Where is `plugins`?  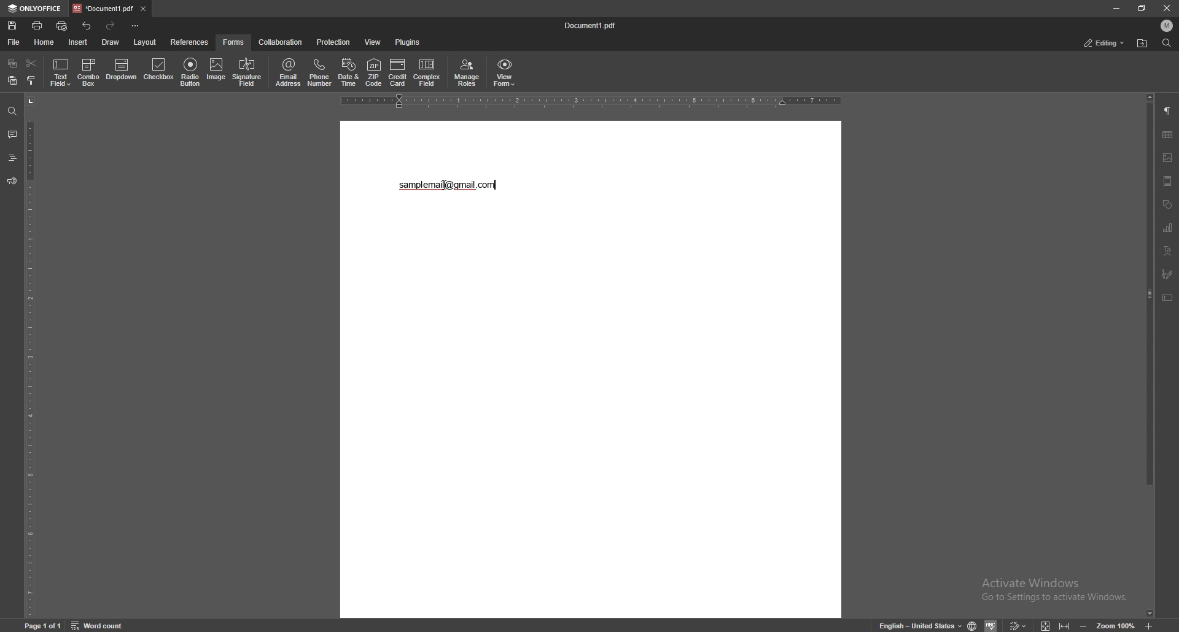 plugins is located at coordinates (407, 42).